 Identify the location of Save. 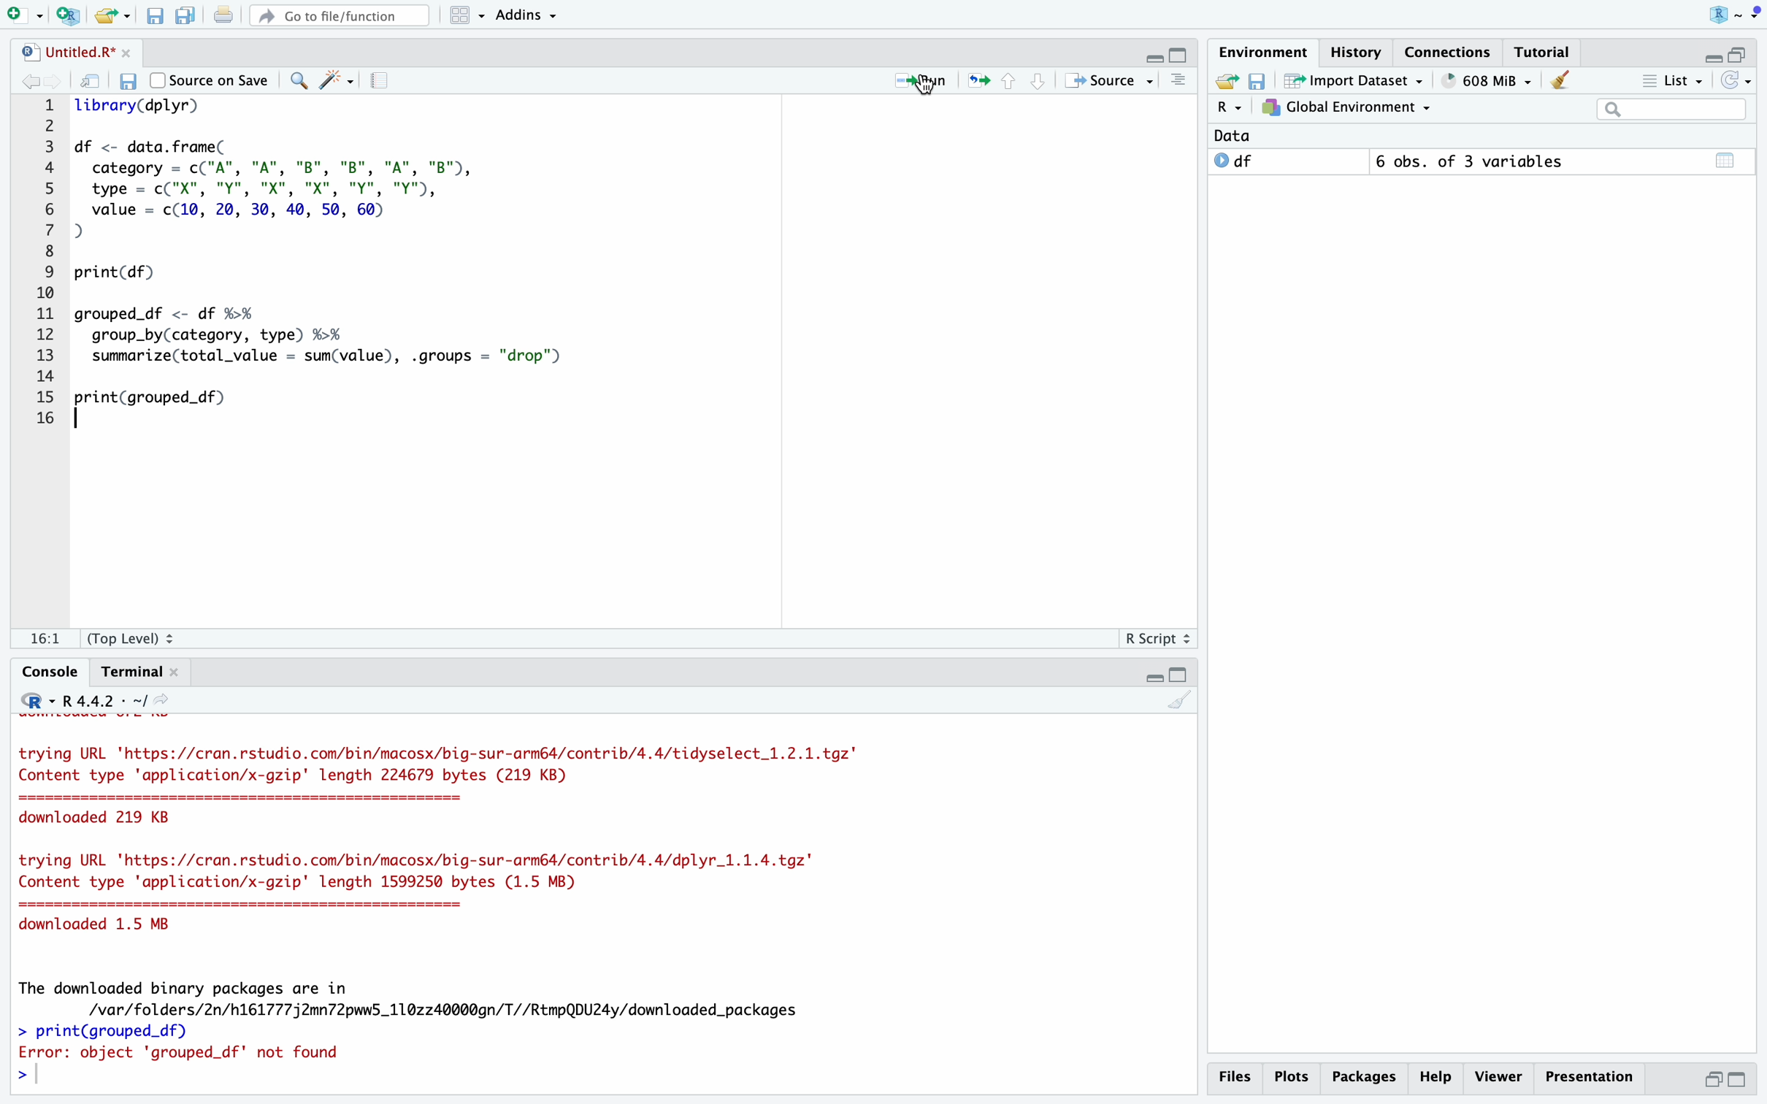
(1262, 80).